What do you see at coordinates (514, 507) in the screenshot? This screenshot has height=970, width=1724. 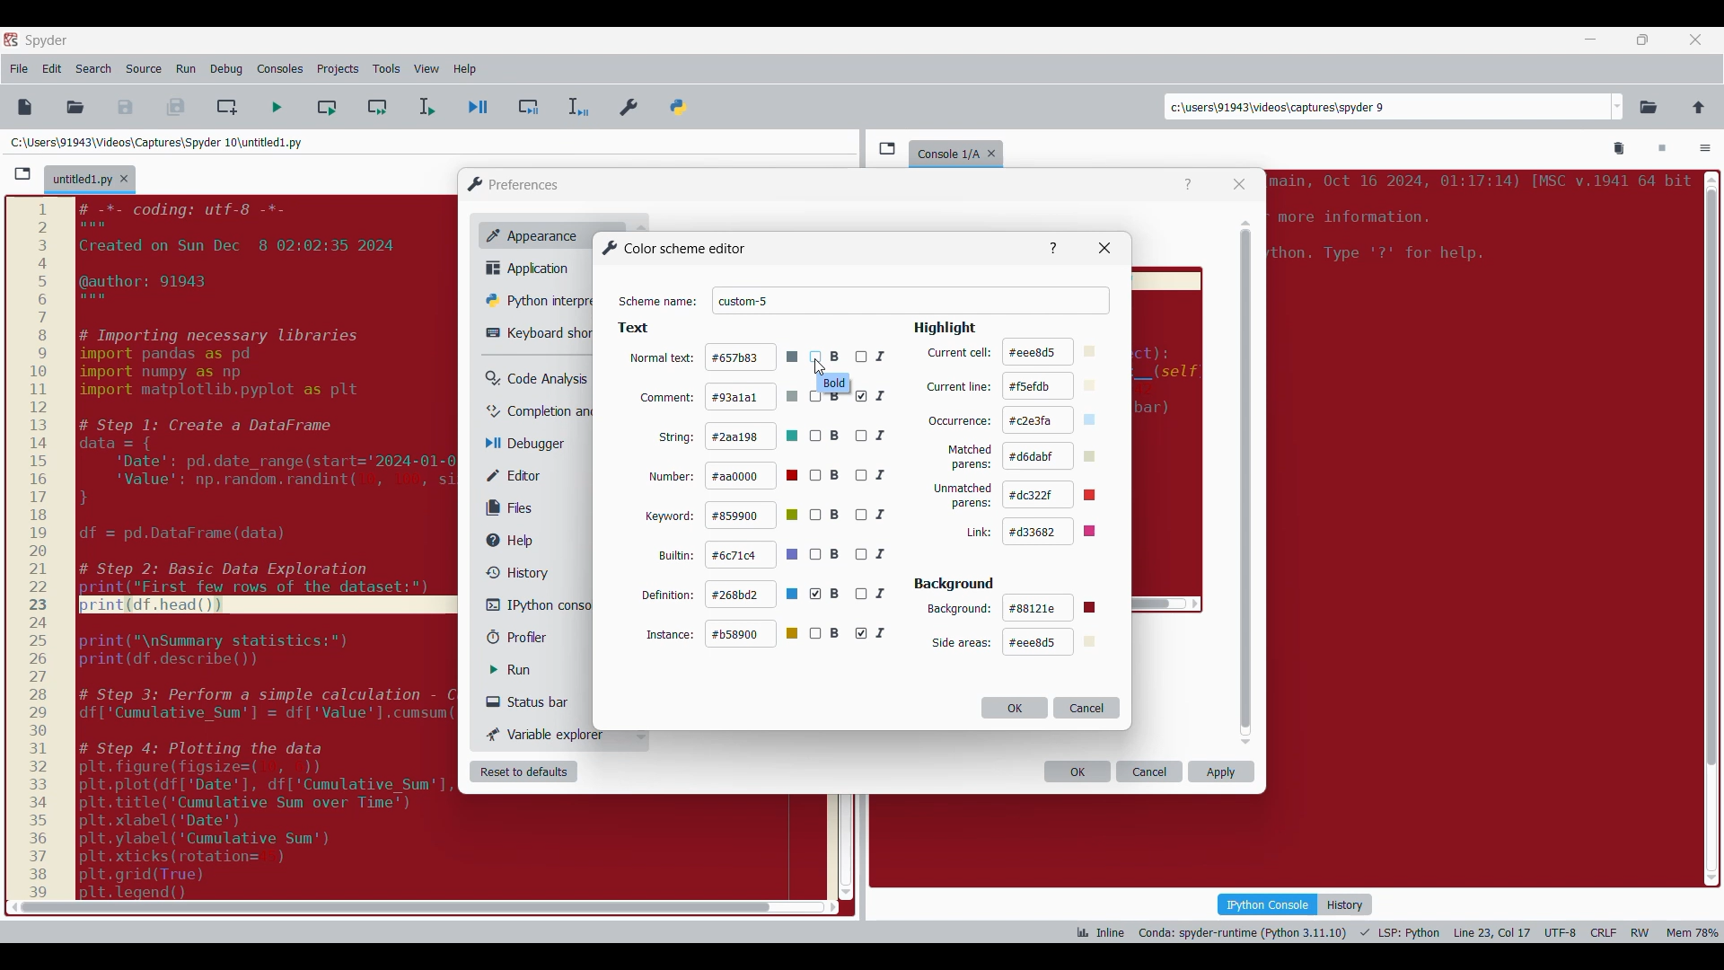 I see `Files` at bounding box center [514, 507].